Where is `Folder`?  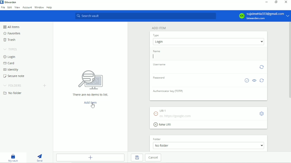
Folder is located at coordinates (156, 139).